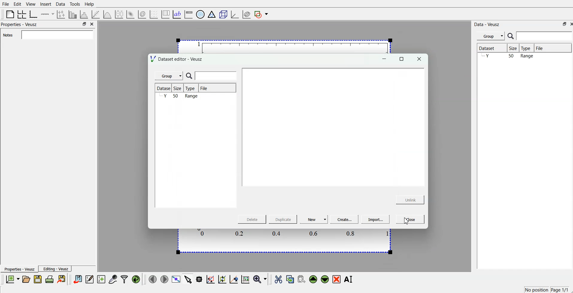 This screenshot has height=293, width=573. Describe the element at coordinates (283, 219) in the screenshot. I see `Duplicate` at that location.